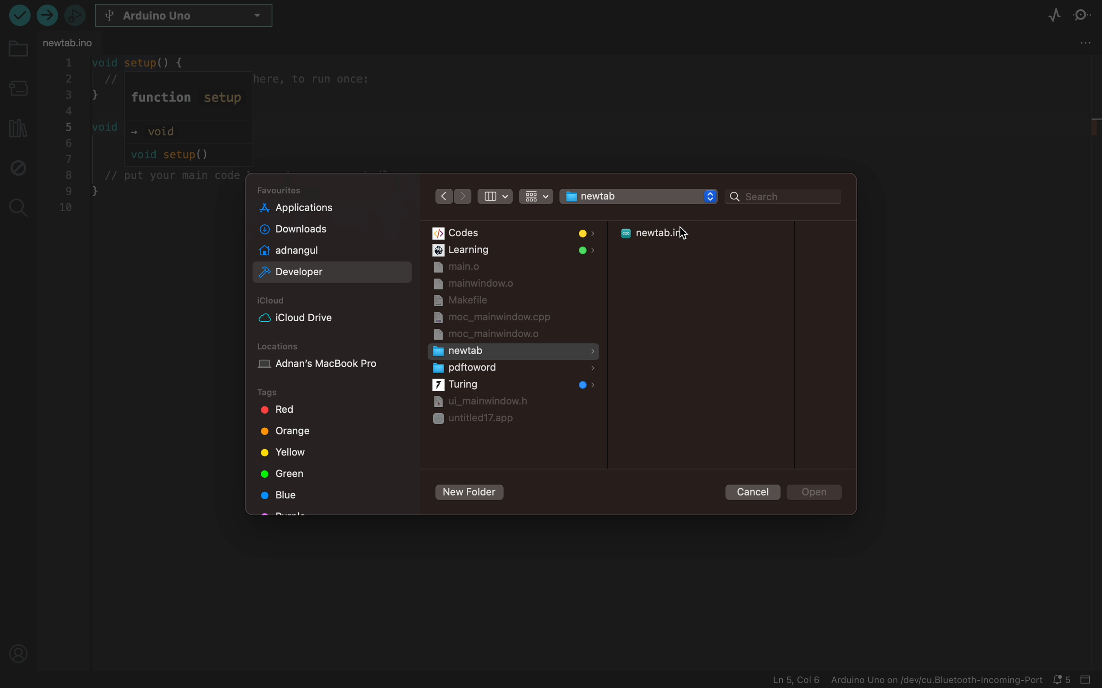 This screenshot has height=688, width=1102. Describe the element at coordinates (280, 393) in the screenshot. I see `tags` at that location.